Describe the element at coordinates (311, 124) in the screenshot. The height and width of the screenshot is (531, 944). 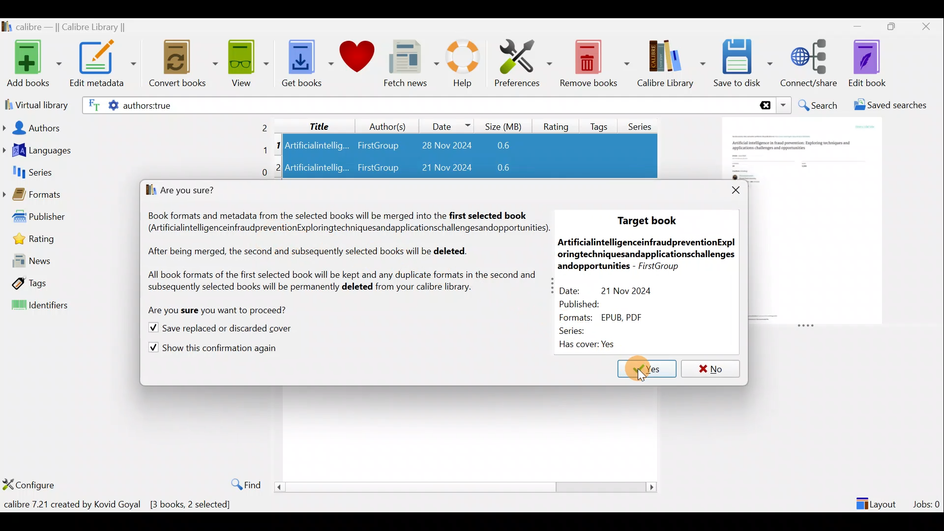
I see `Title` at that location.